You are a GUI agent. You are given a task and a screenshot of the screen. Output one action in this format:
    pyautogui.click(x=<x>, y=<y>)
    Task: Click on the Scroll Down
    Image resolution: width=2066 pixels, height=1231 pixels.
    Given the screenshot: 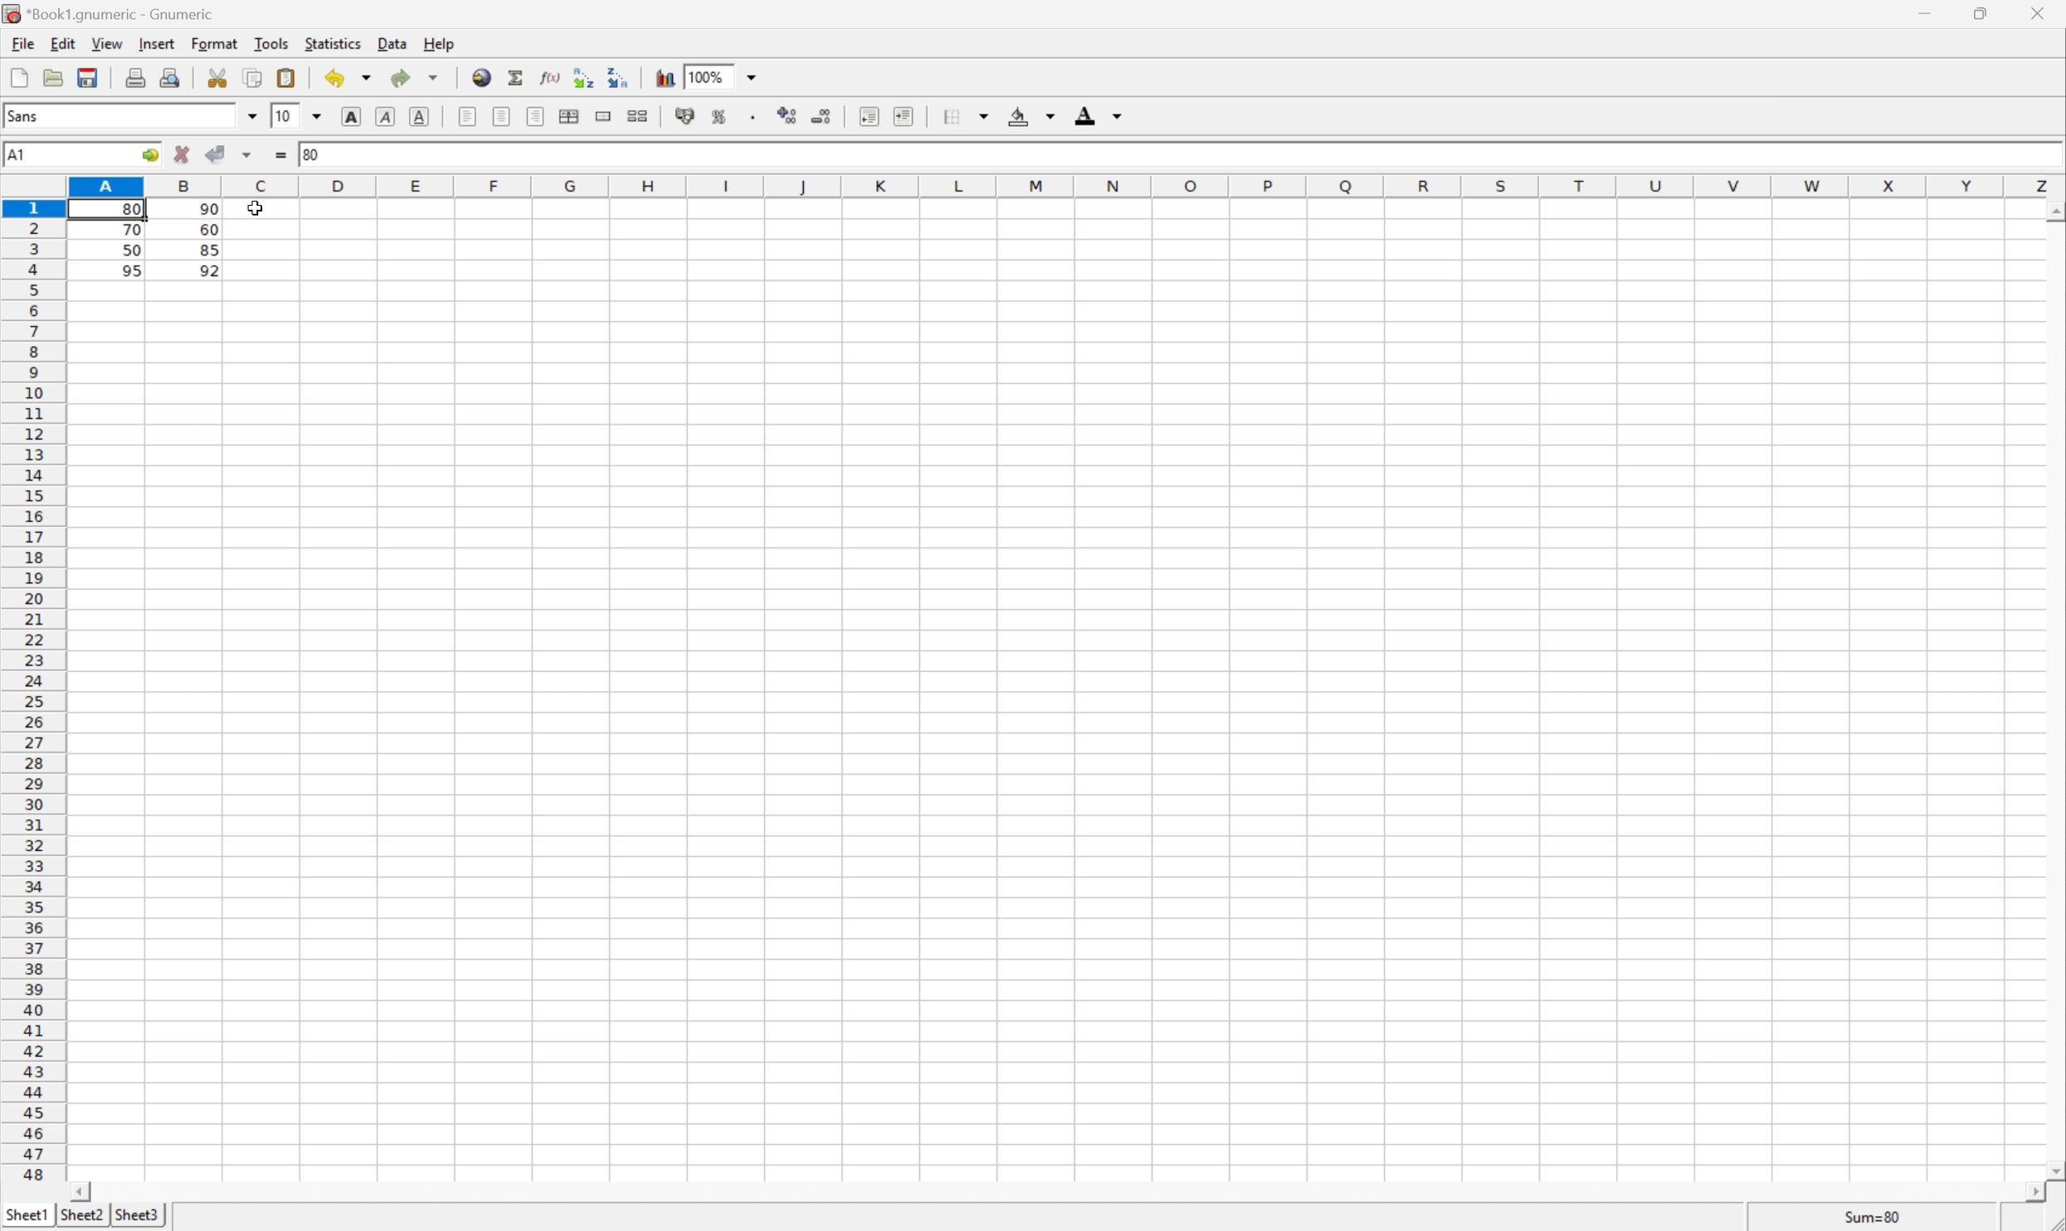 What is the action you would take?
    pyautogui.click(x=2053, y=1168)
    